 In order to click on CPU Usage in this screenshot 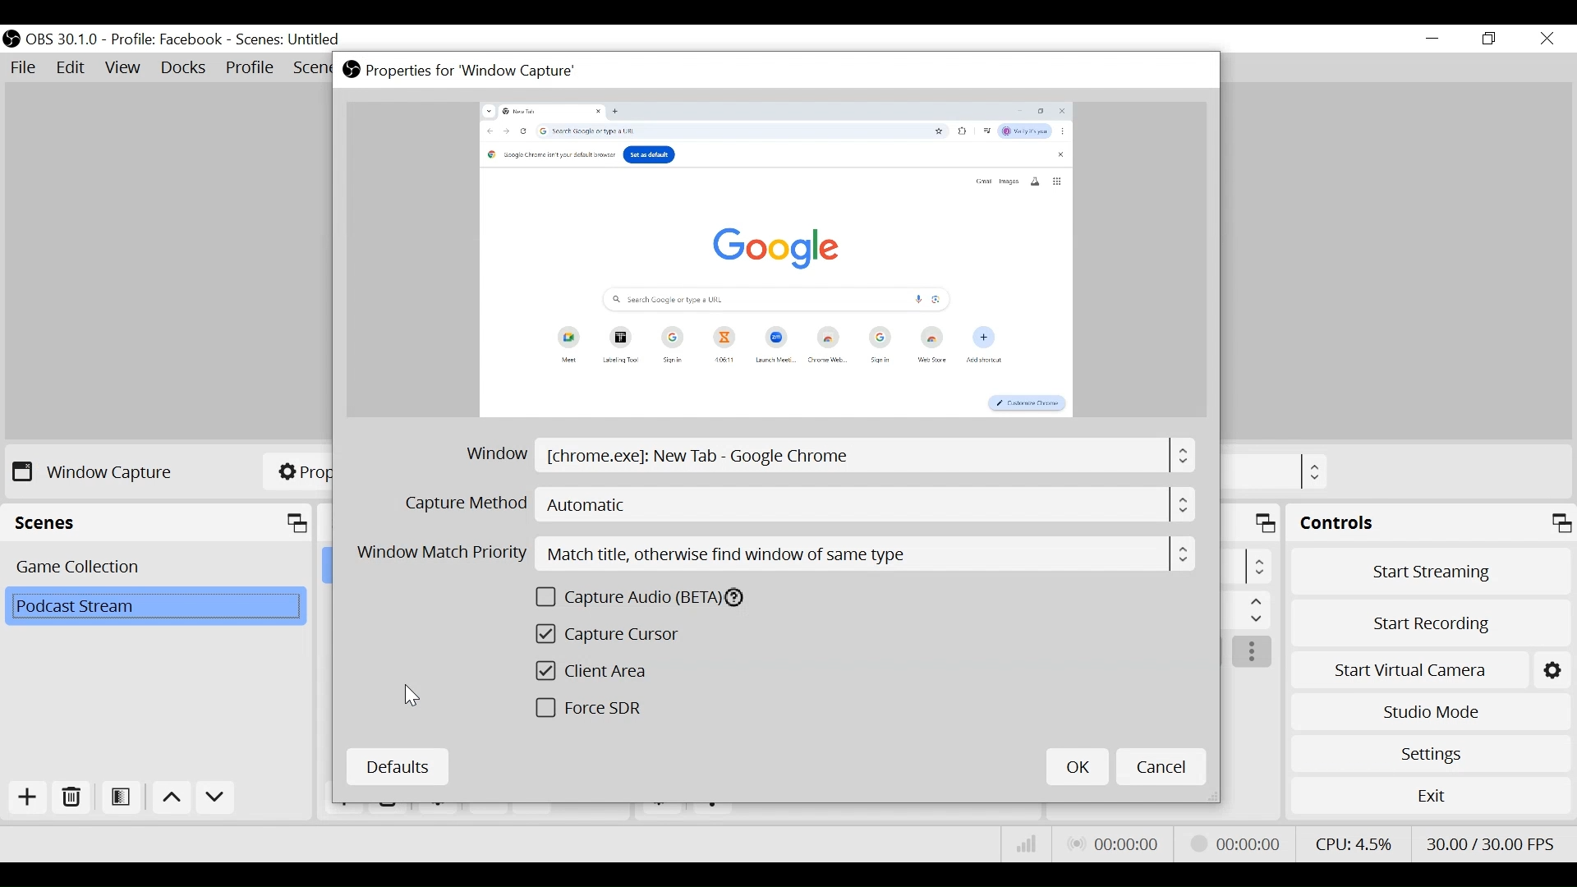, I will do `click(1354, 844)`.